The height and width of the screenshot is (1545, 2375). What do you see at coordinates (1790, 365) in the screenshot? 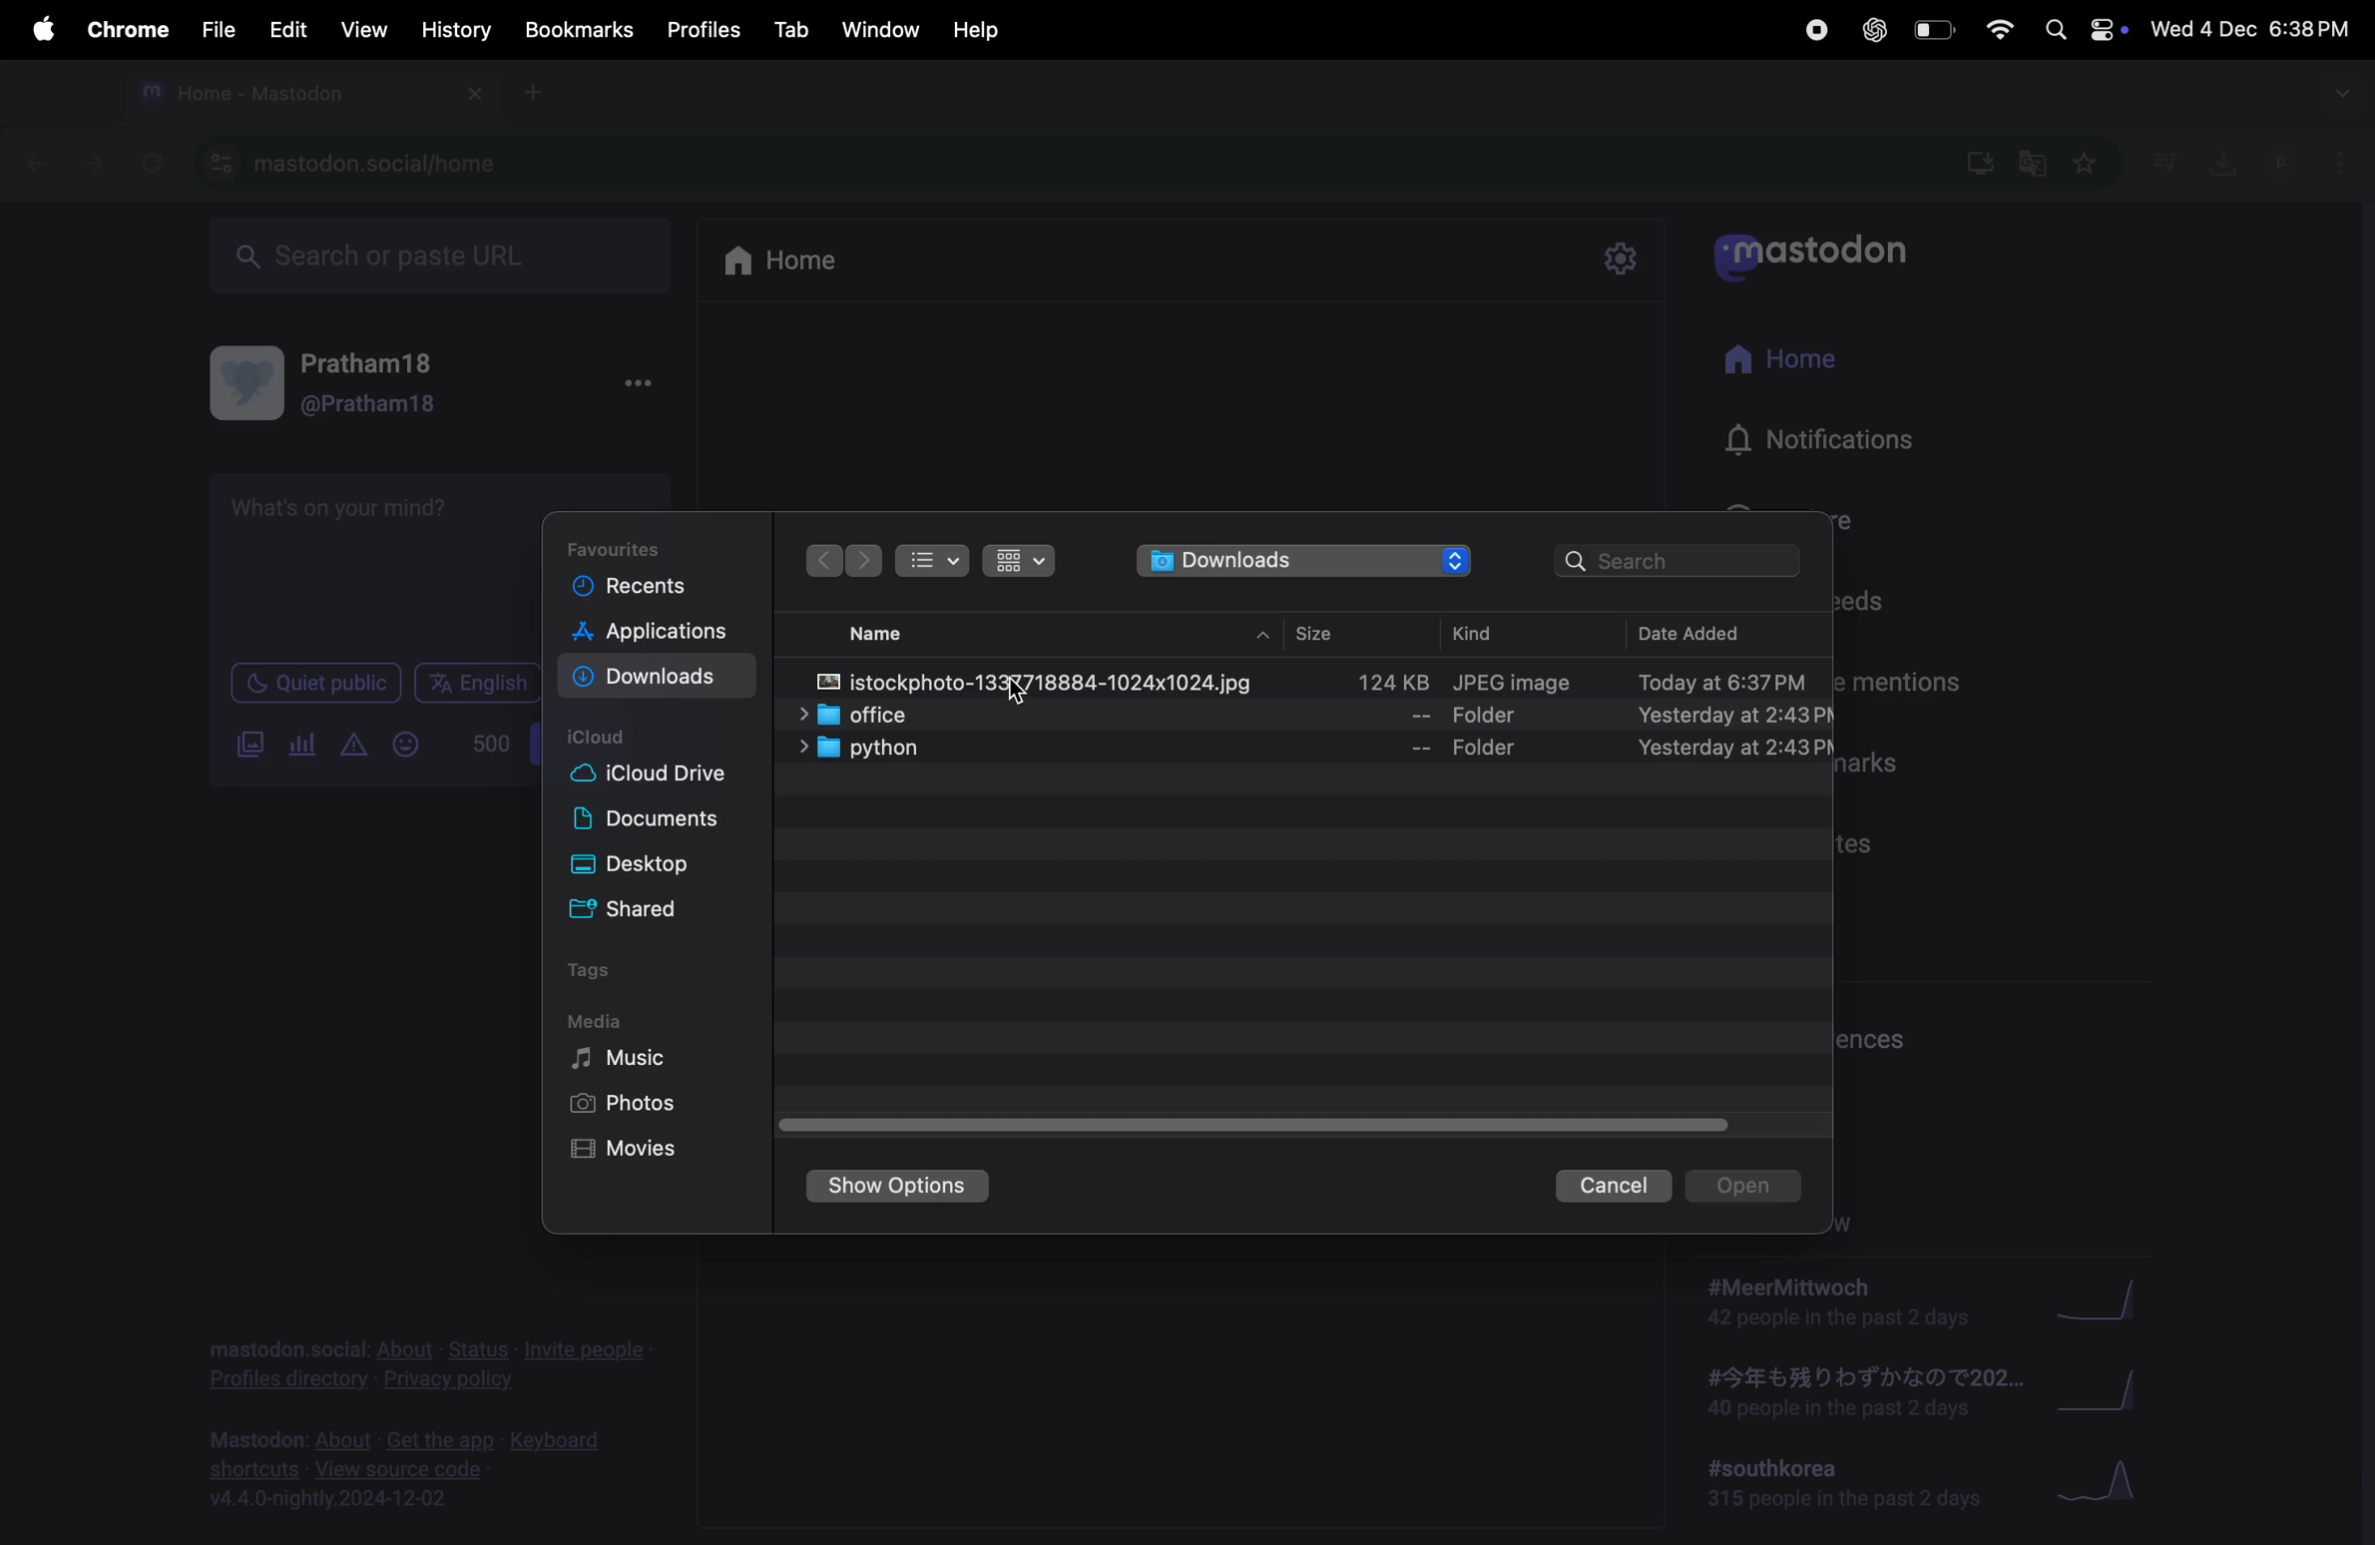
I see `home` at bounding box center [1790, 365].